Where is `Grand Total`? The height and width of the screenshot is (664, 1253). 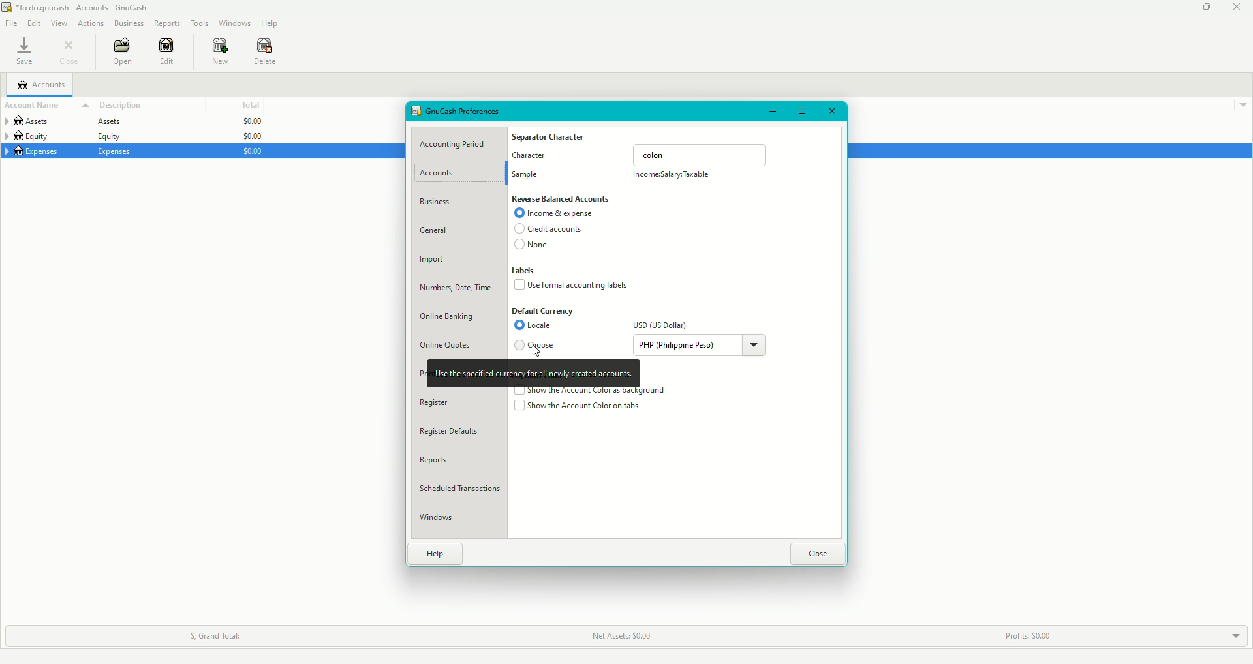
Grand Total is located at coordinates (215, 635).